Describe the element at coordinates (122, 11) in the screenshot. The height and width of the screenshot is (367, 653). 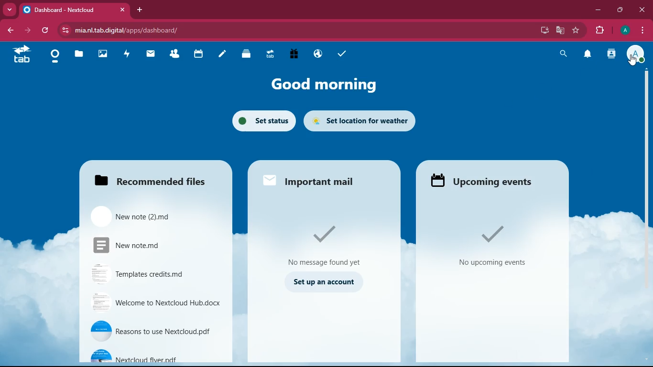
I see `close` at that location.